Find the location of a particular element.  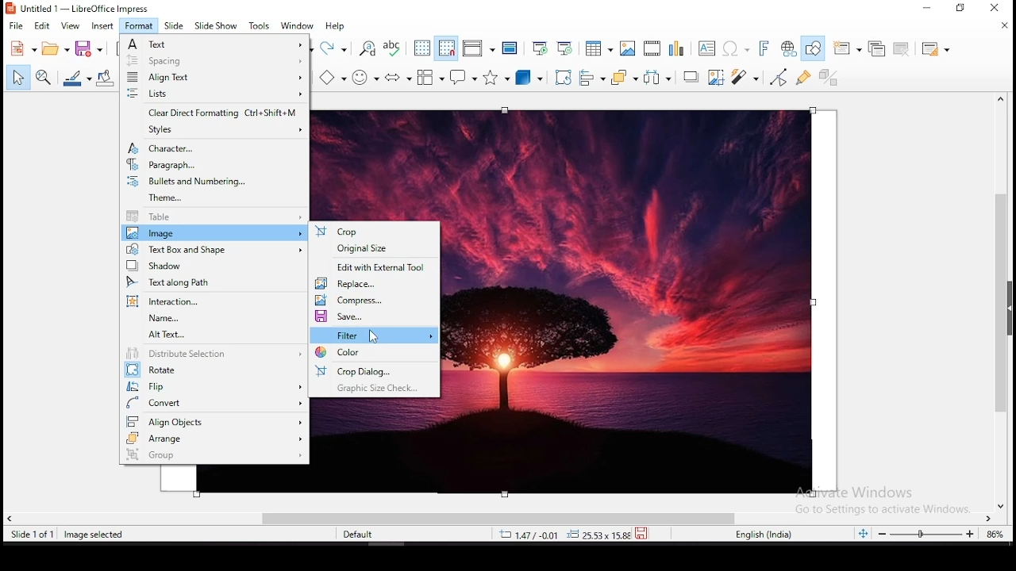

toggle extrusion is located at coordinates (829, 75).